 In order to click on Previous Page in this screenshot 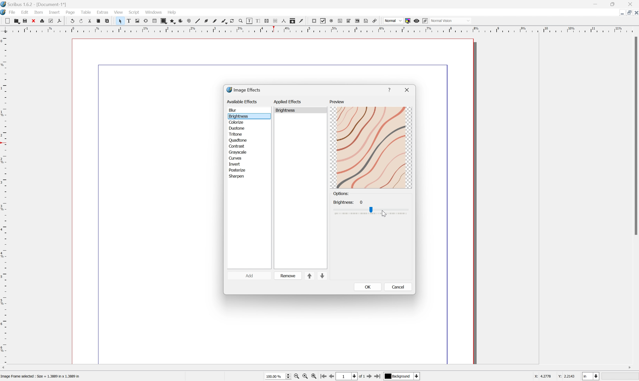, I will do `click(333, 377)`.